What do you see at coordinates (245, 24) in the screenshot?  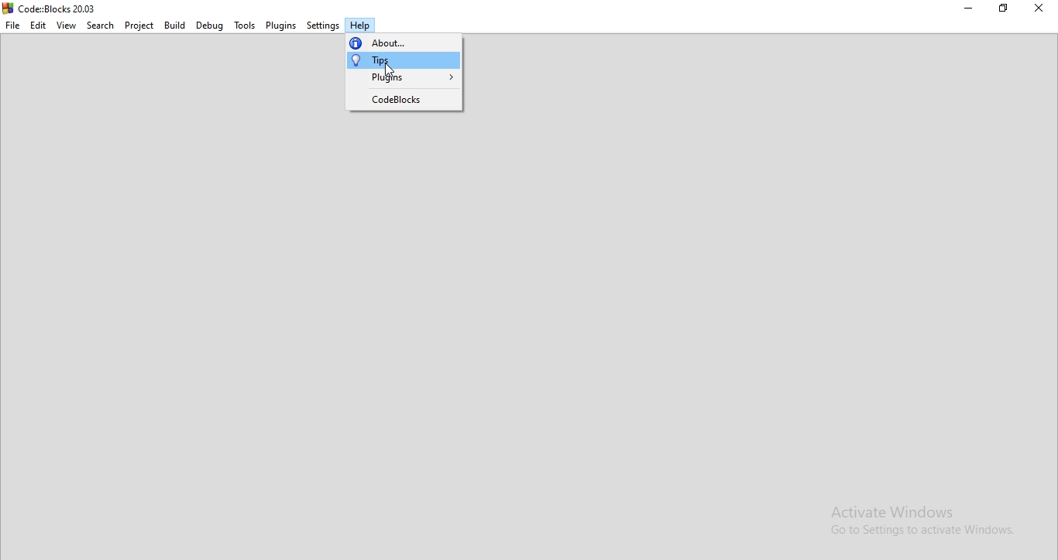 I see `Tools ` at bounding box center [245, 24].